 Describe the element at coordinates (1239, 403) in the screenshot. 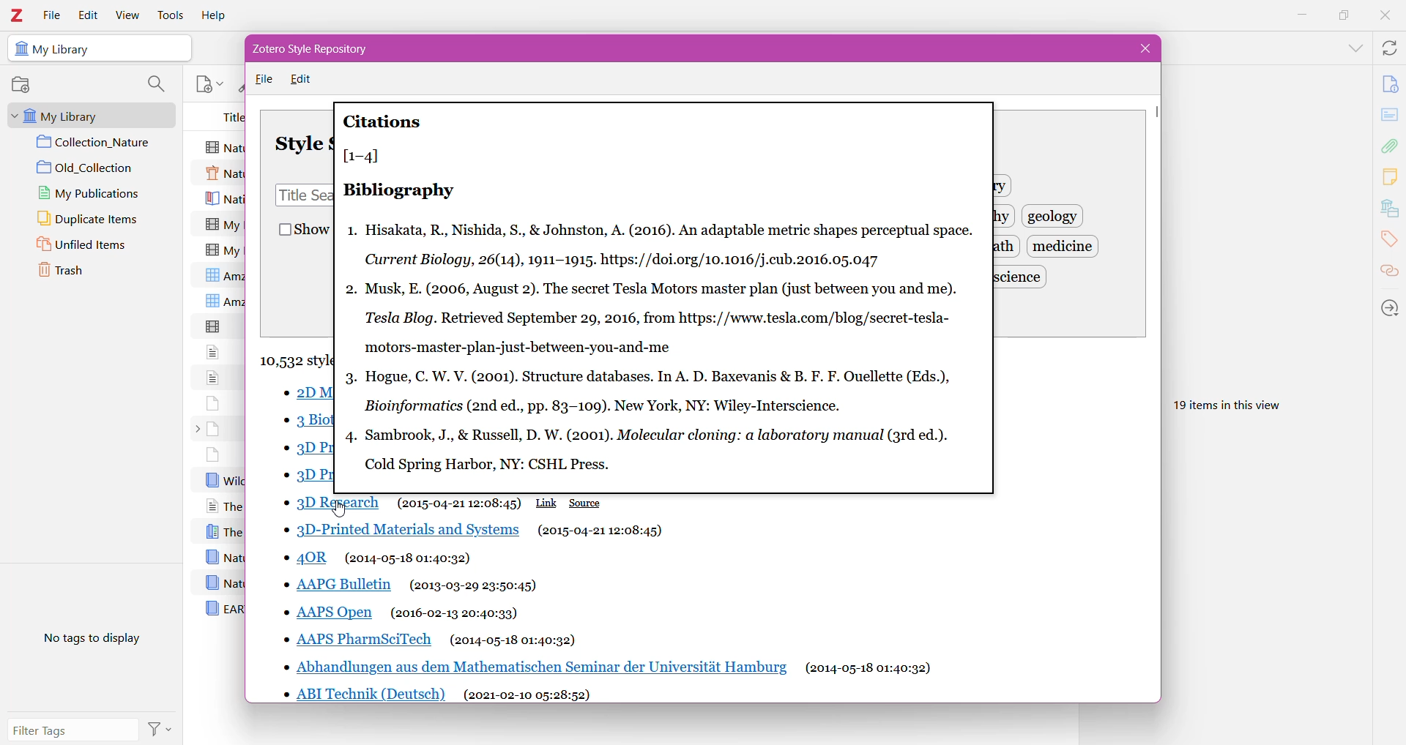

I see `19 items in this view` at that location.